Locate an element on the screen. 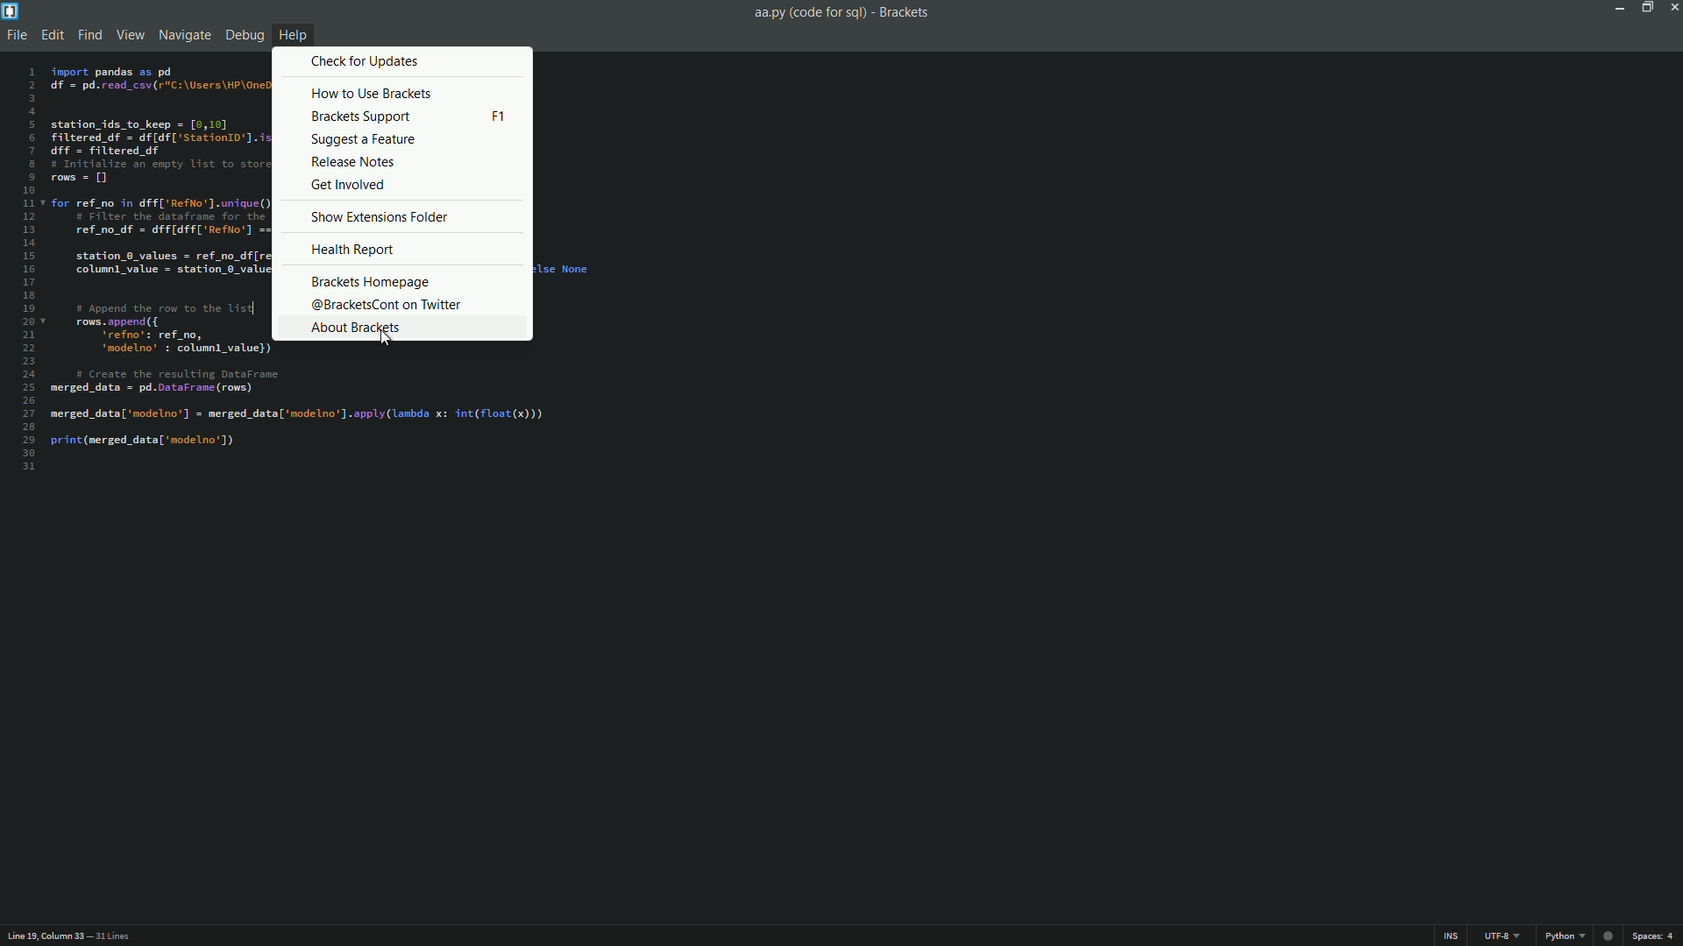 The image size is (1683, 946). cursor is located at coordinates (387, 342).